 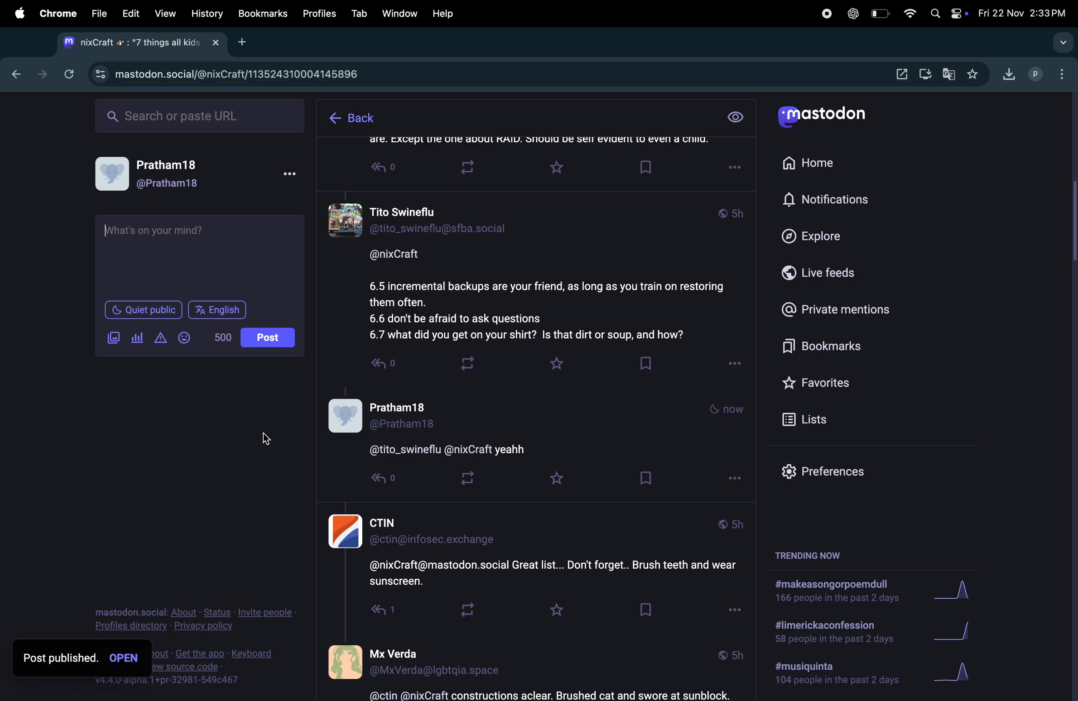 I want to click on tab, so click(x=359, y=13).